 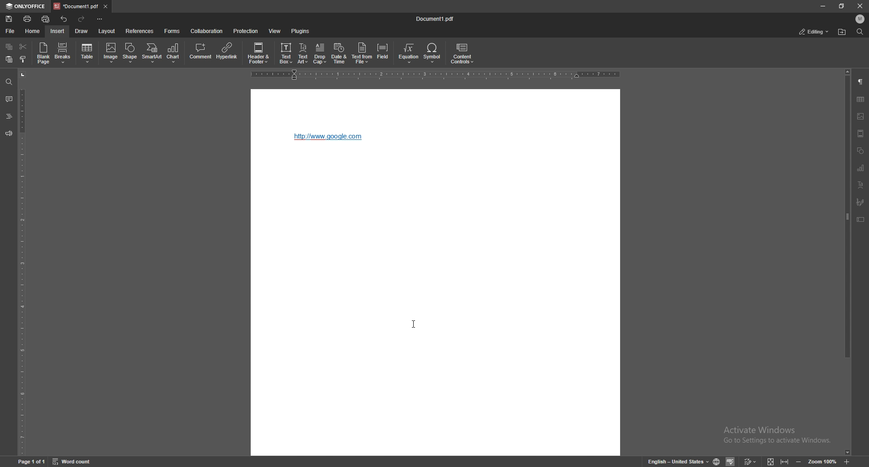 I want to click on equation, so click(x=410, y=53).